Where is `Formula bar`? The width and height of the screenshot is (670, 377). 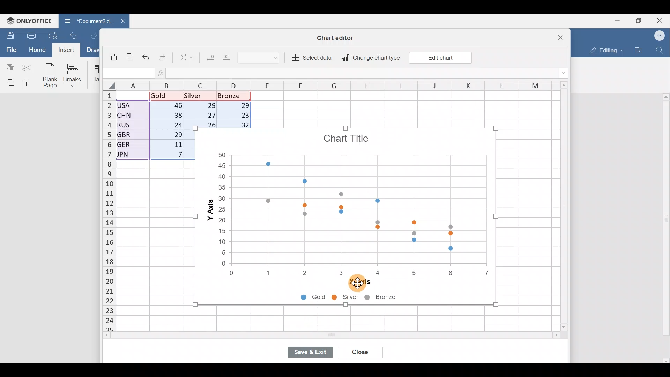
Formula bar is located at coordinates (364, 73).